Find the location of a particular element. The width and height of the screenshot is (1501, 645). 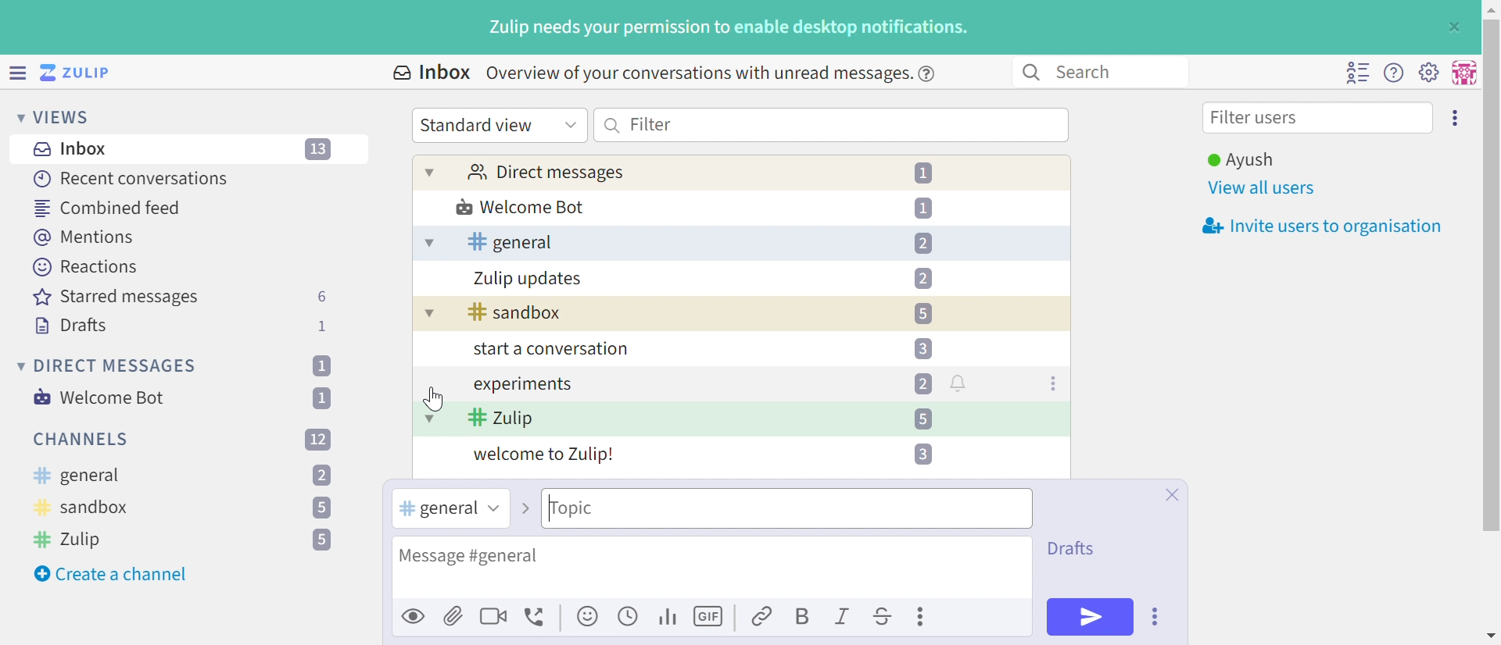

VIEWS is located at coordinates (66, 116).